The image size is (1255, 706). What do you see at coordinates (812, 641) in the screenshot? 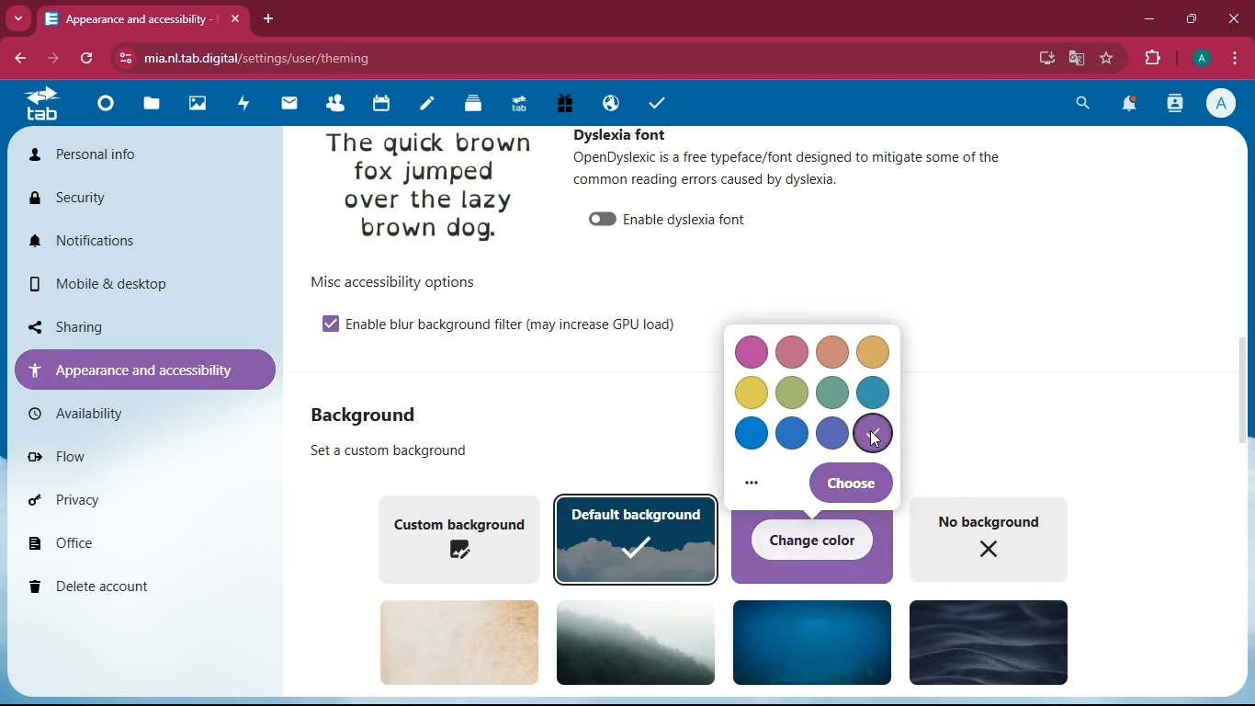
I see `background` at bounding box center [812, 641].